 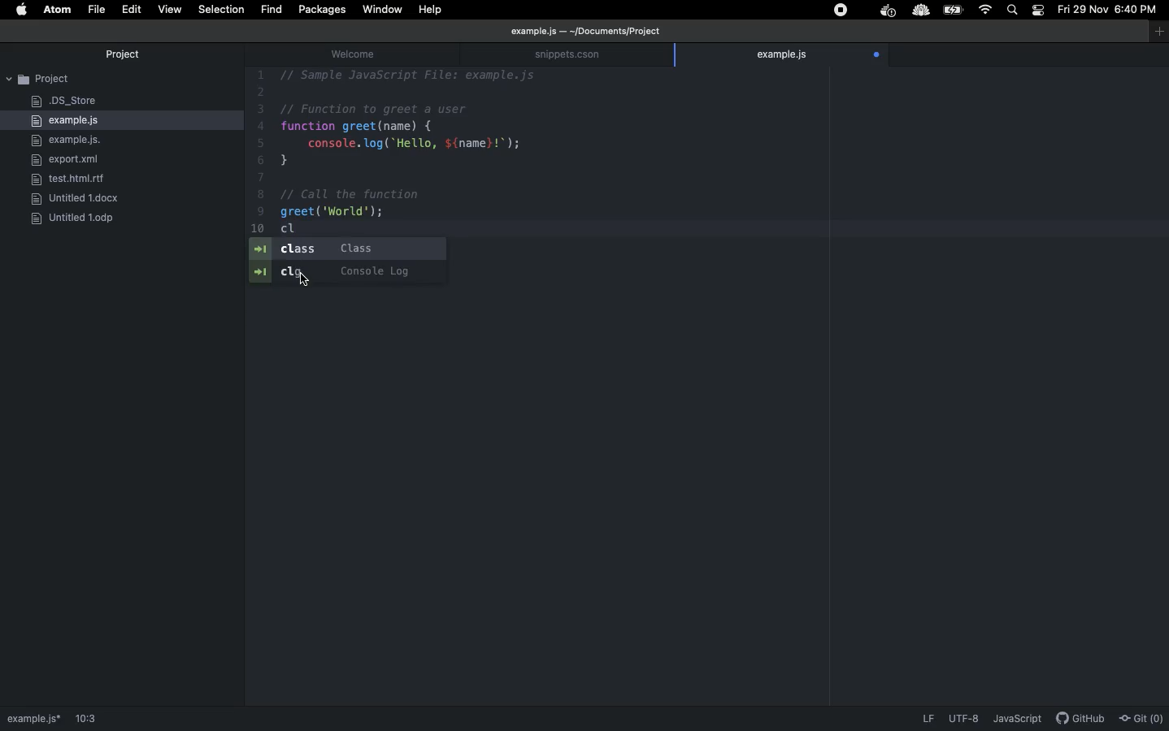 I want to click on extension, so click(x=887, y=11).